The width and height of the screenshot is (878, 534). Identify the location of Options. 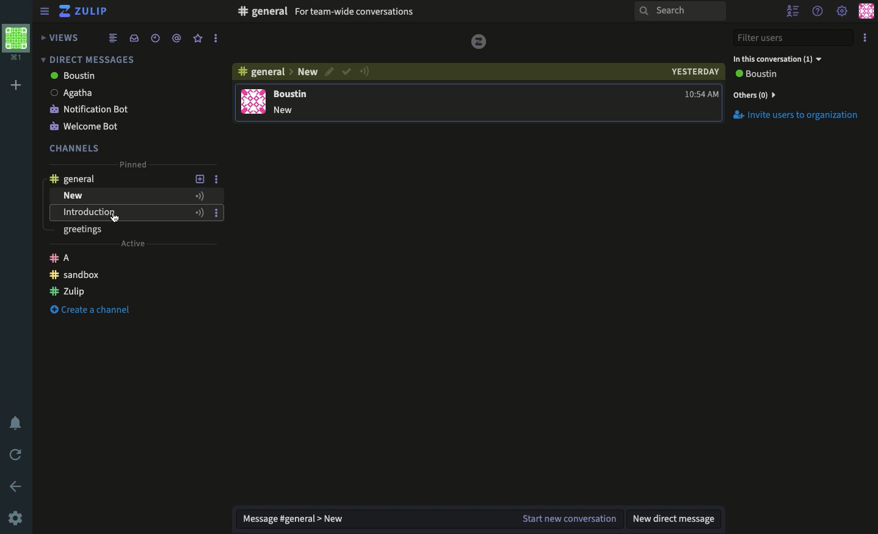
(216, 180).